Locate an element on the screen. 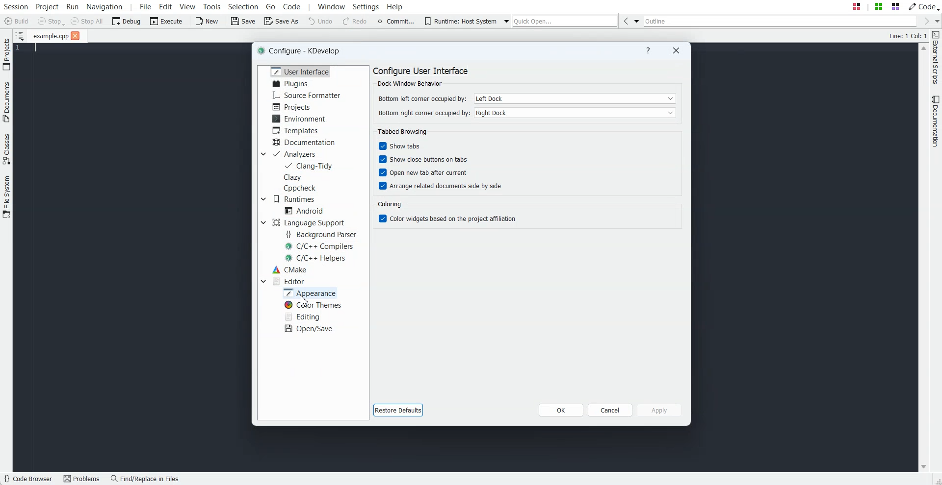 Image resolution: width=942 pixels, height=485 pixels. Quick Open is located at coordinates (566, 21).